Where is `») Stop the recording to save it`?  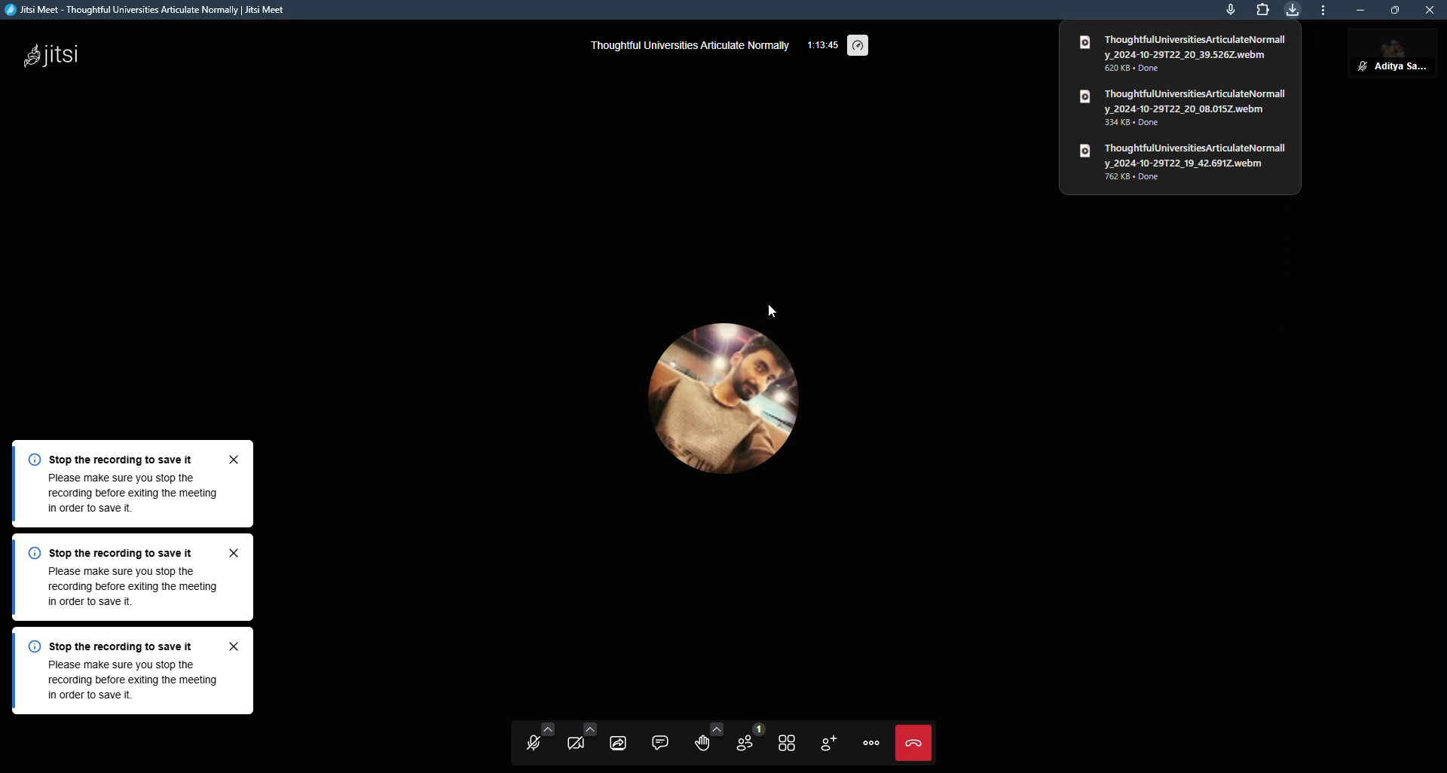 ») Stop the recording to save it is located at coordinates (124, 552).